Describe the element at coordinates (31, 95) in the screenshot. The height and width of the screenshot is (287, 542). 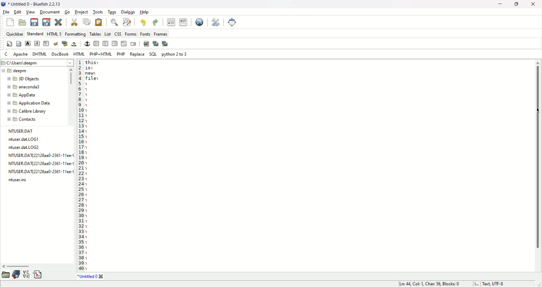
I see `Folder name` at that location.